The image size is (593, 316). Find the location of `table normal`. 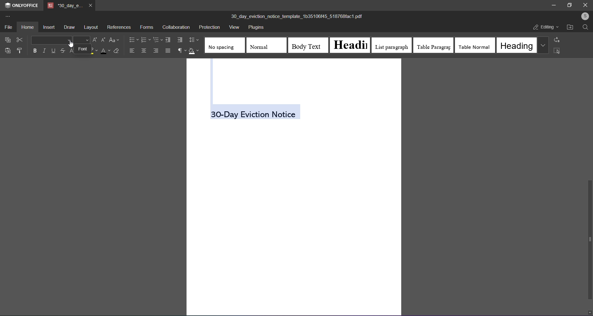

table normal is located at coordinates (475, 45).